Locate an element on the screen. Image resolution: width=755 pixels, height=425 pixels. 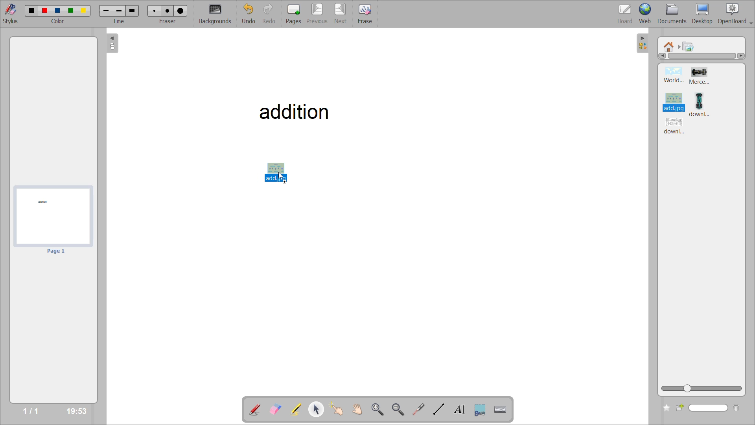
image 5 is located at coordinates (675, 127).